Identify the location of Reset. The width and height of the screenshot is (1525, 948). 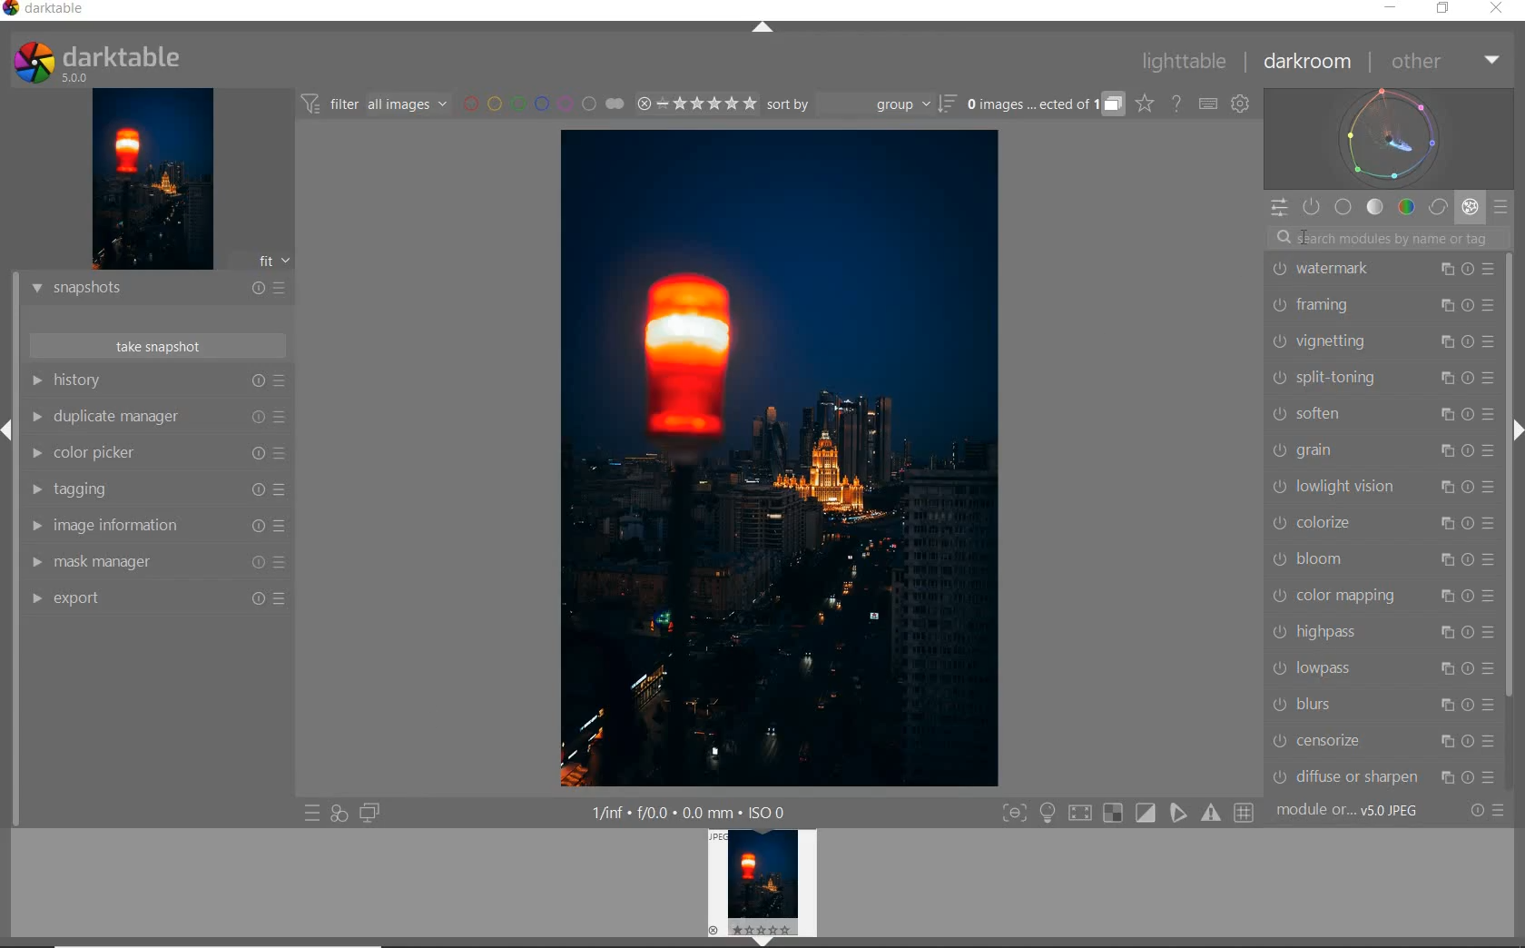
(1468, 340).